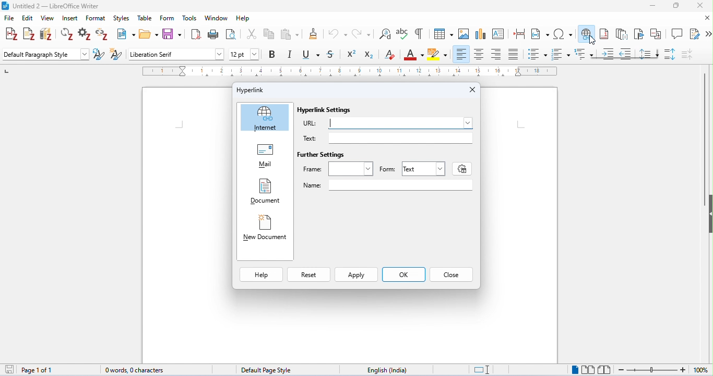 This screenshot has height=376, width=713. I want to click on title, so click(51, 6).